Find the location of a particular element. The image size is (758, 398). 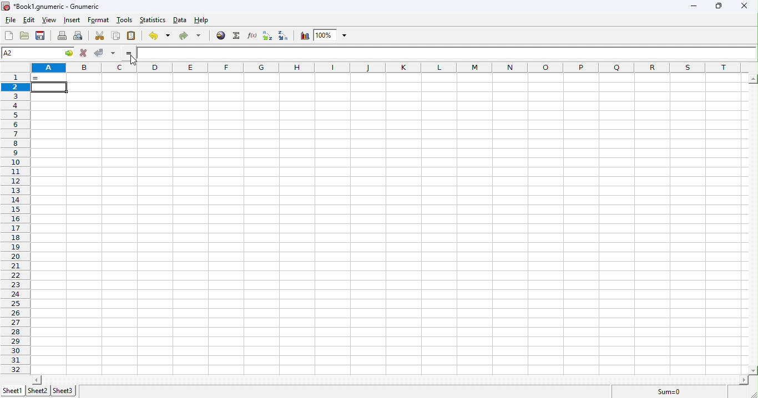

reject is located at coordinates (85, 53).